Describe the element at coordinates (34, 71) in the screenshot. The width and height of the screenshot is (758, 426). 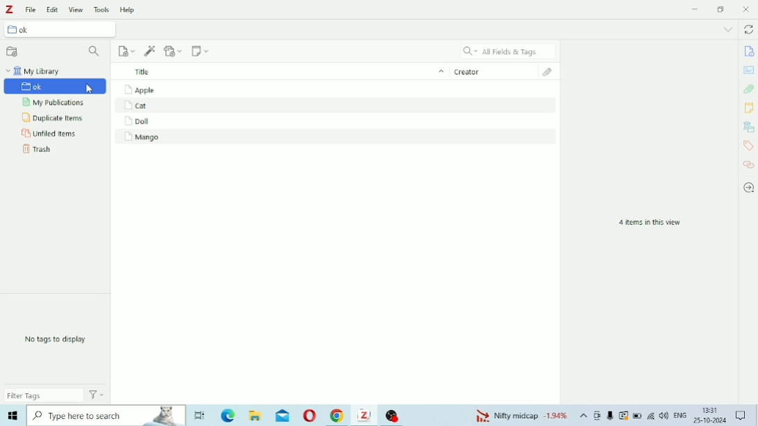
I see `My Library` at that location.